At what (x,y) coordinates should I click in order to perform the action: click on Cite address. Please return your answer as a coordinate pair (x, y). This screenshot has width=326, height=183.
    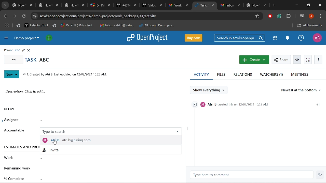
    Looking at the image, I should click on (146, 16).